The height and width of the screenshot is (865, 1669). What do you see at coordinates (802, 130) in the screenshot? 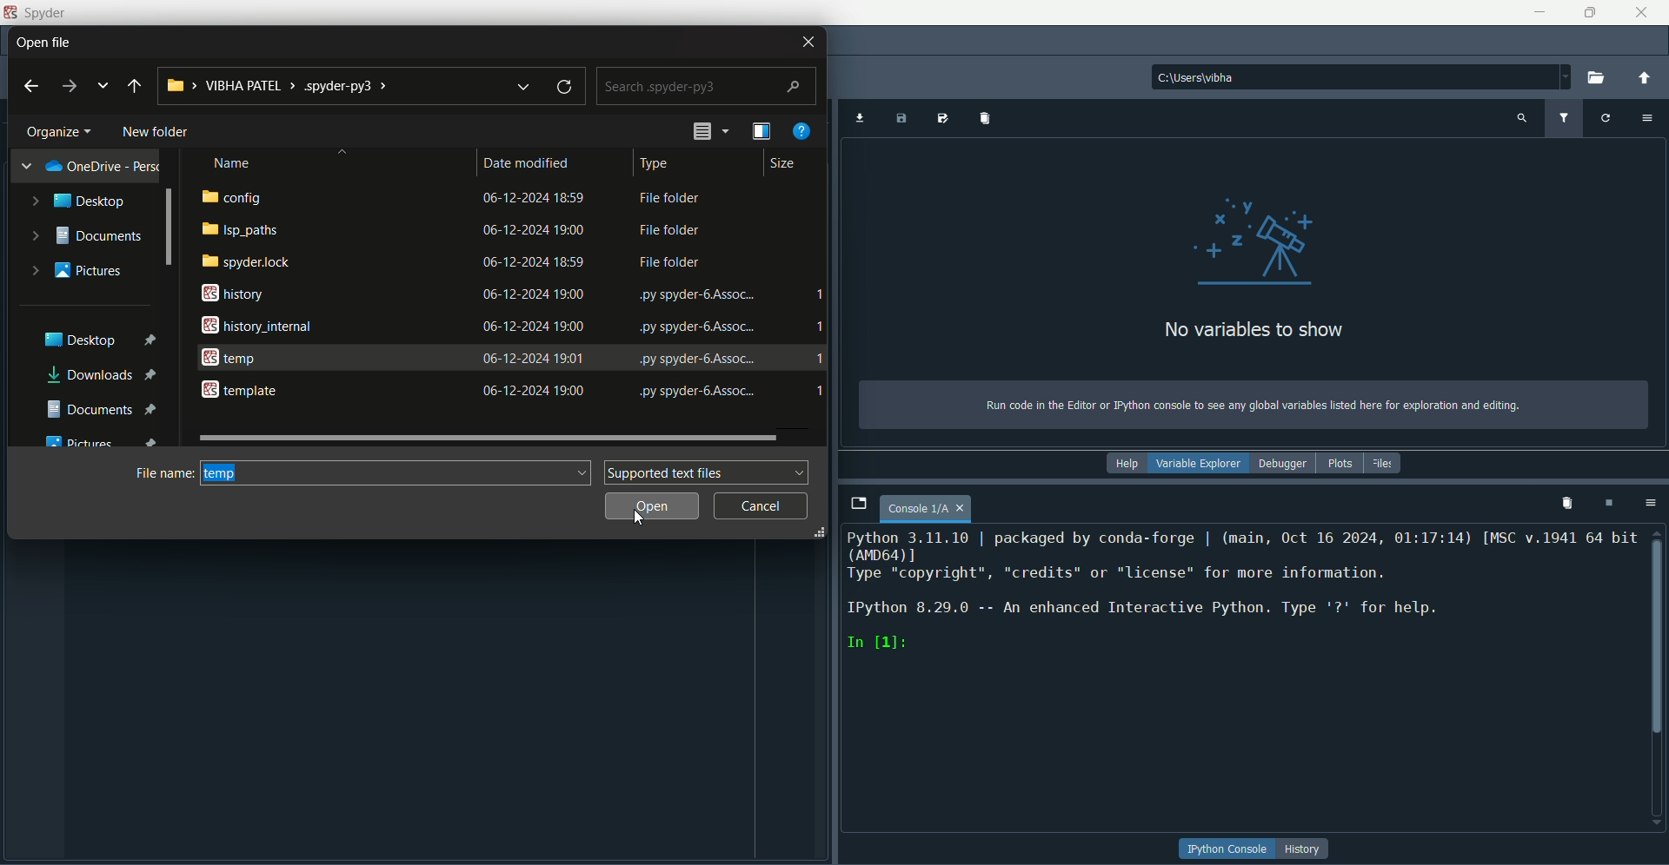
I see `get help` at bounding box center [802, 130].